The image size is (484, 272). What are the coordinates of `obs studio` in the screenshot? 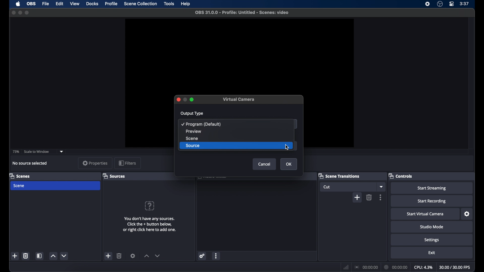 It's located at (440, 4).